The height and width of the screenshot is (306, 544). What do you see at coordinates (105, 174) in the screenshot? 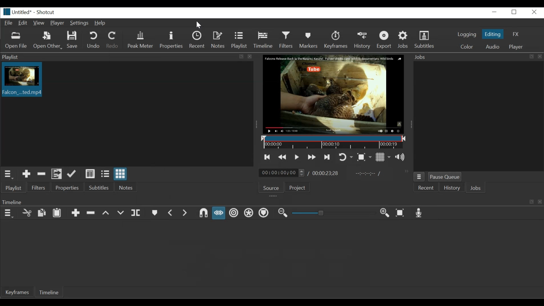
I see `View as file` at bounding box center [105, 174].